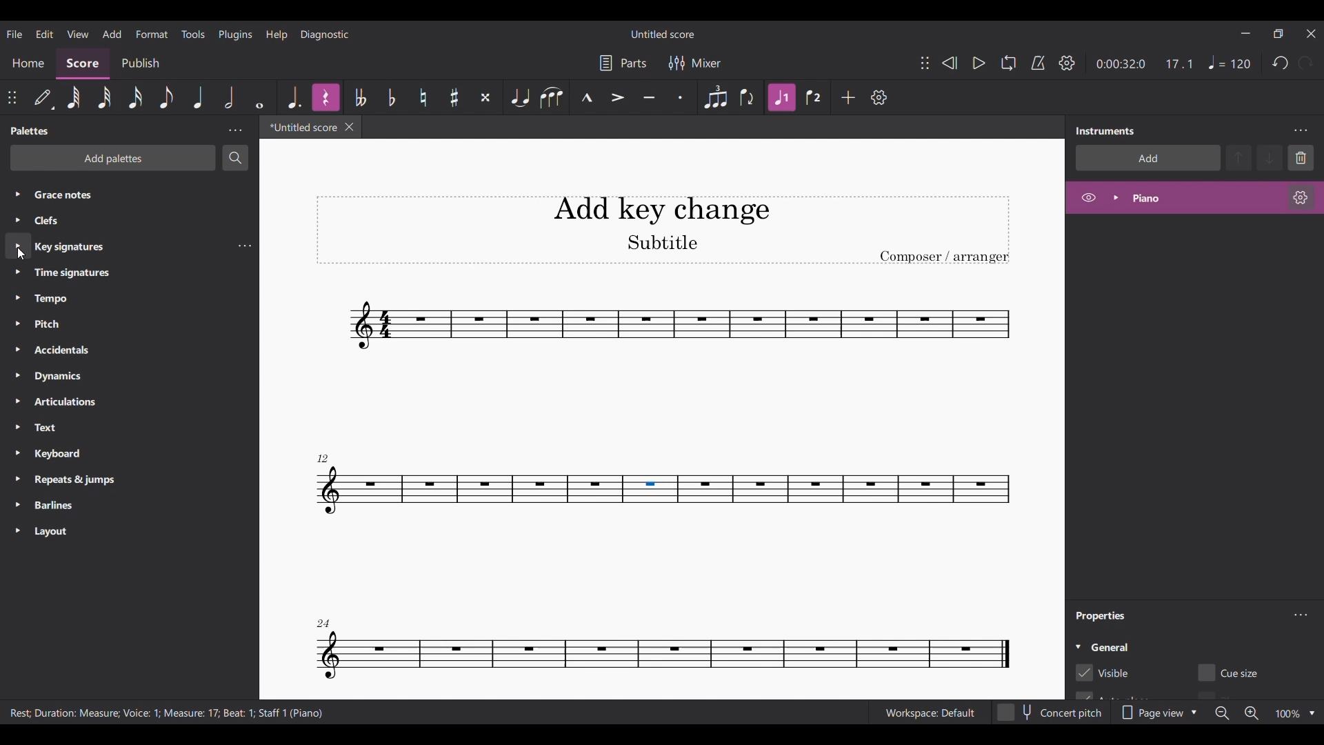 The image size is (1324, 745). What do you see at coordinates (454, 97) in the screenshot?
I see `Toggle sharp` at bounding box center [454, 97].